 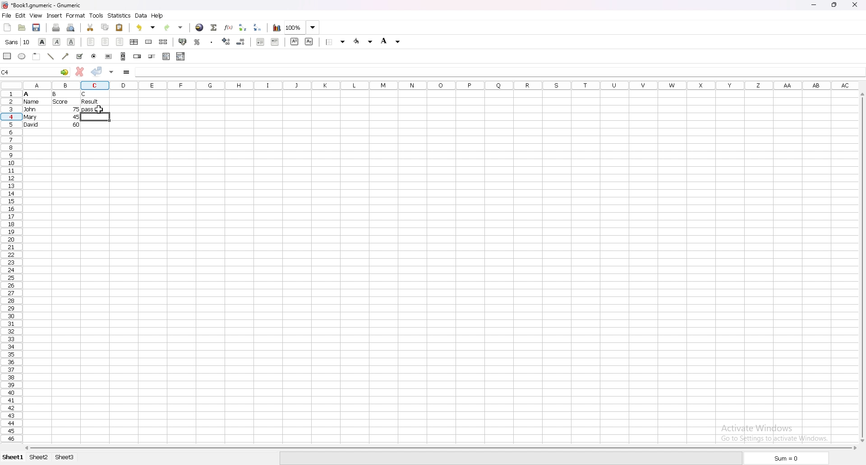 What do you see at coordinates (302, 27) in the screenshot?
I see `zoom` at bounding box center [302, 27].